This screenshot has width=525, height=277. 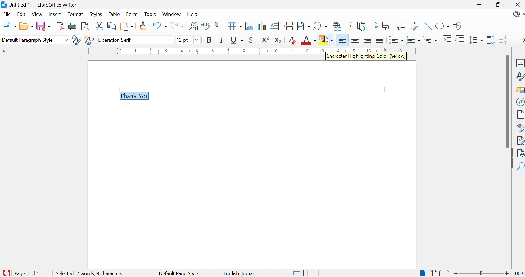 I want to click on Increase Indent, so click(x=447, y=40).